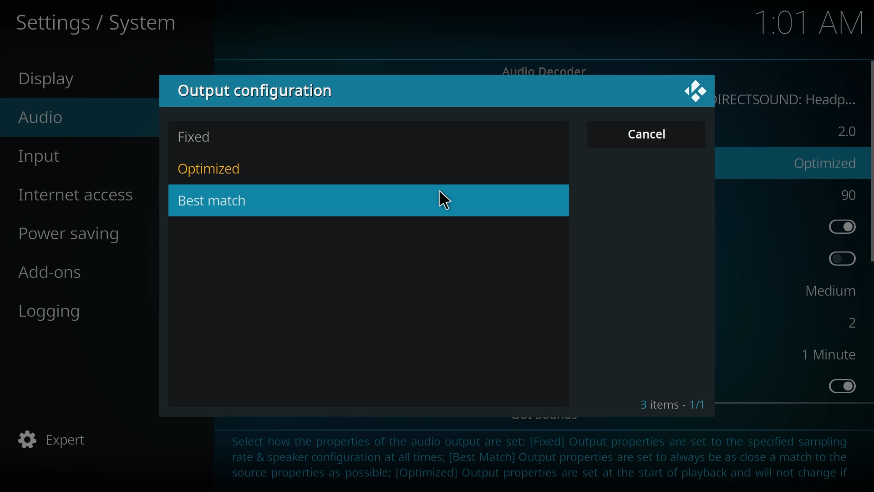 The image size is (874, 492). Describe the element at coordinates (840, 225) in the screenshot. I see `enabled` at that location.